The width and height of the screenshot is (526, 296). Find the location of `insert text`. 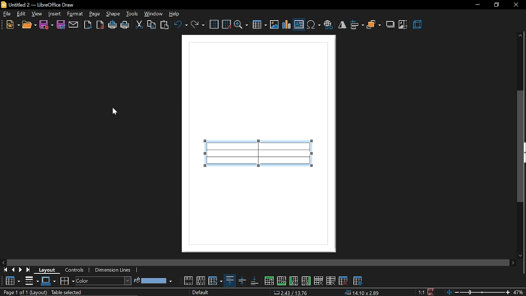

insert text is located at coordinates (299, 24).